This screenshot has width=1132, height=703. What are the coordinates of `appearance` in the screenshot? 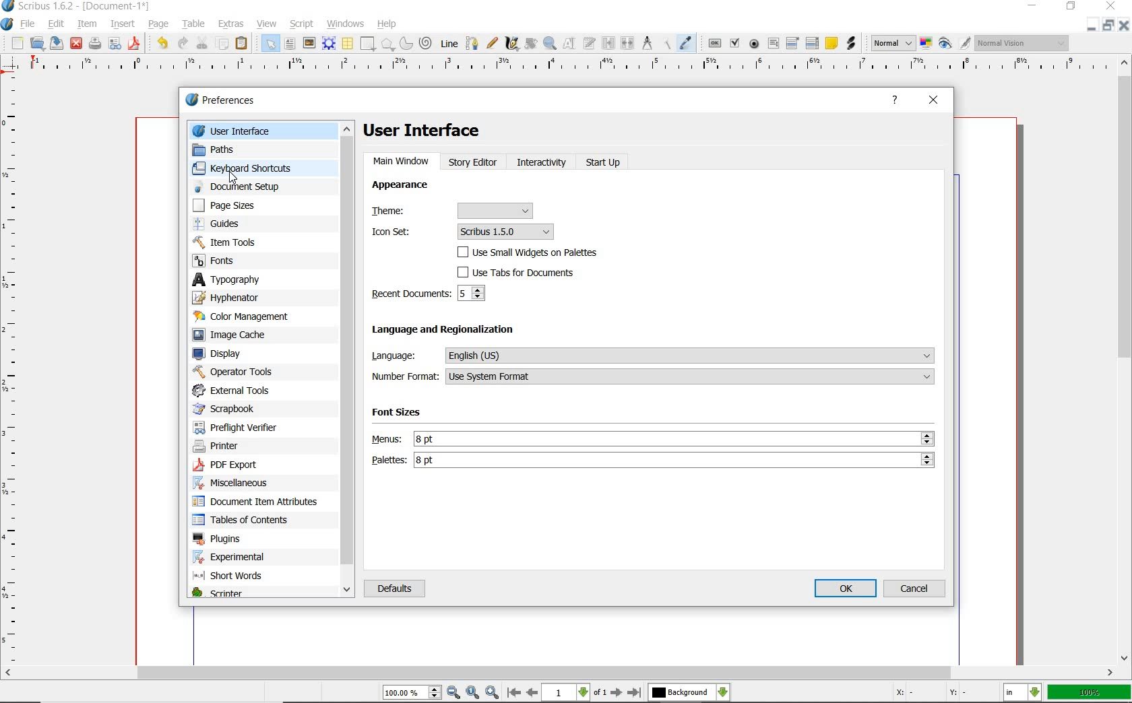 It's located at (419, 188).